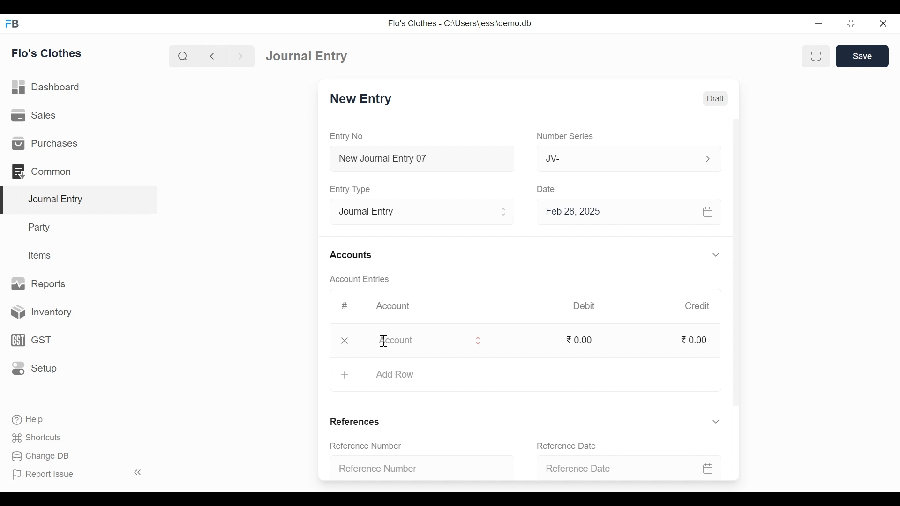 The image size is (900, 506). I want to click on Sales, so click(35, 115).